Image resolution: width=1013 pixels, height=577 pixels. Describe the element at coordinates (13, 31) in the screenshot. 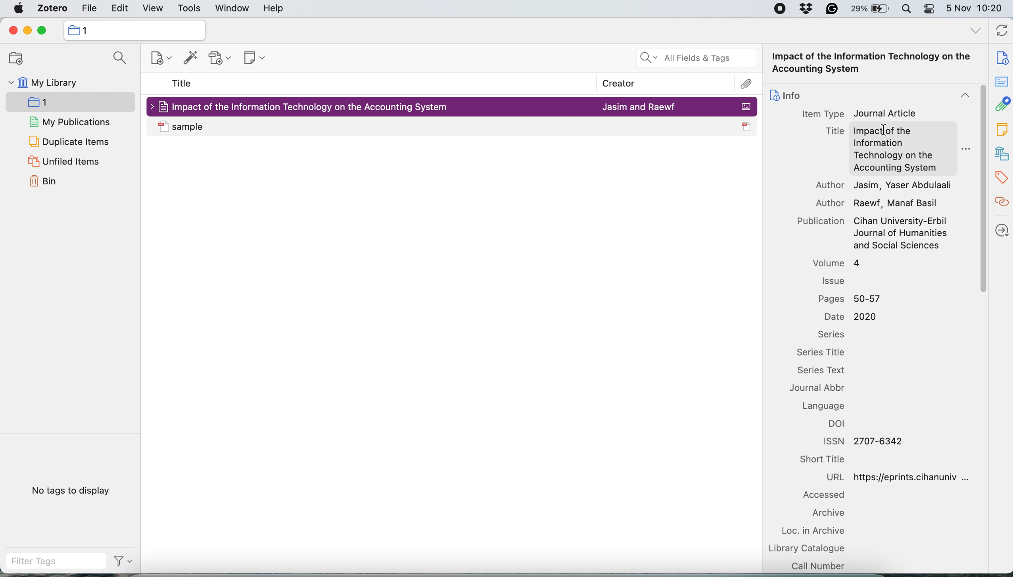

I see `close` at that location.